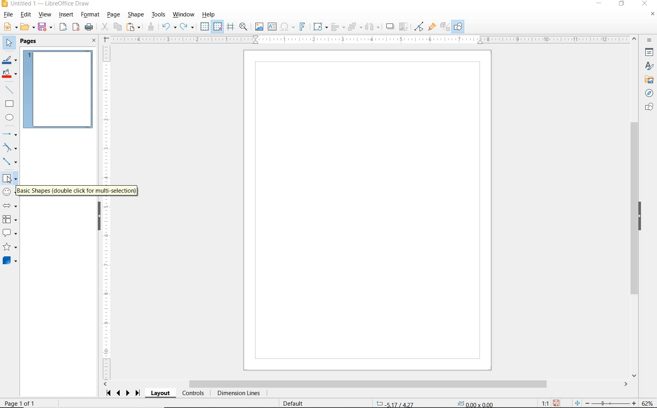 Image resolution: width=657 pixels, height=408 pixels. What do you see at coordinates (366, 211) in the screenshot?
I see `Sketch board` at bounding box center [366, 211].